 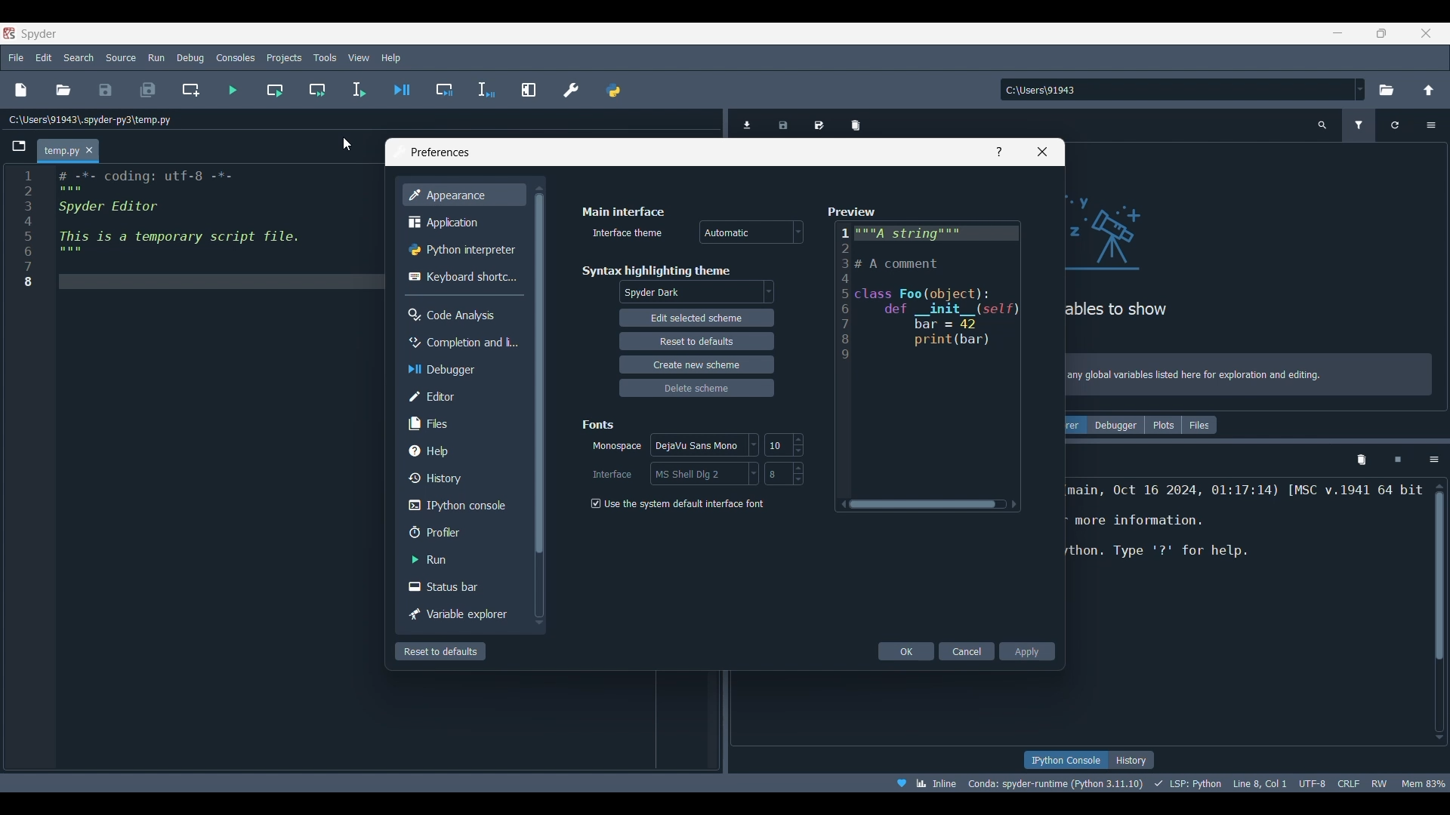 What do you see at coordinates (455, 196) in the screenshot?
I see `Appearance` at bounding box center [455, 196].